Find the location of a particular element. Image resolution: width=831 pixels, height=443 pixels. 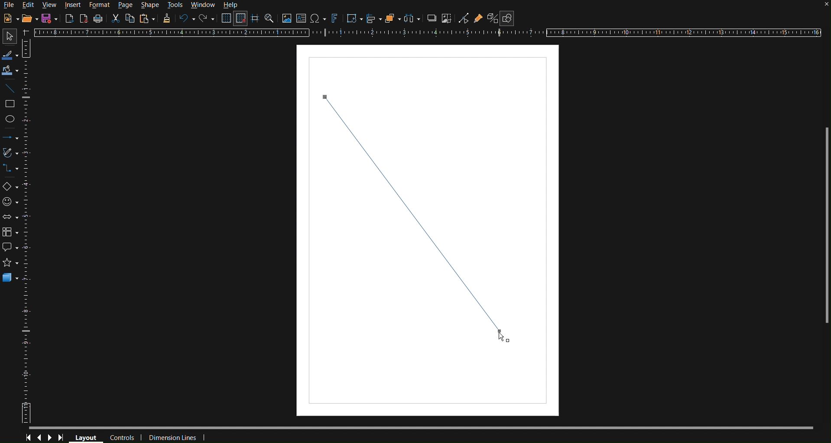

Guidelines while moving is located at coordinates (256, 18).